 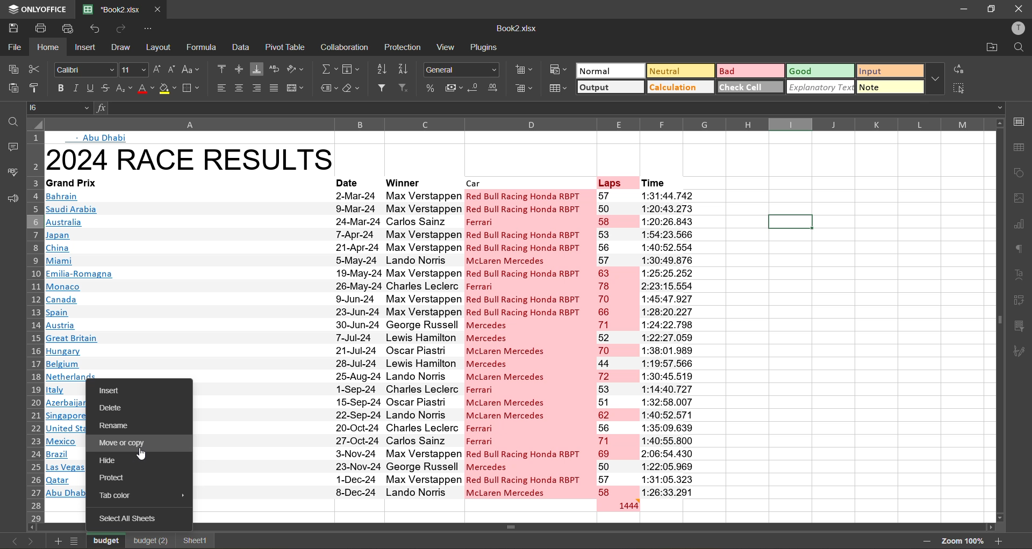 I want to click on text, so click(x=101, y=138).